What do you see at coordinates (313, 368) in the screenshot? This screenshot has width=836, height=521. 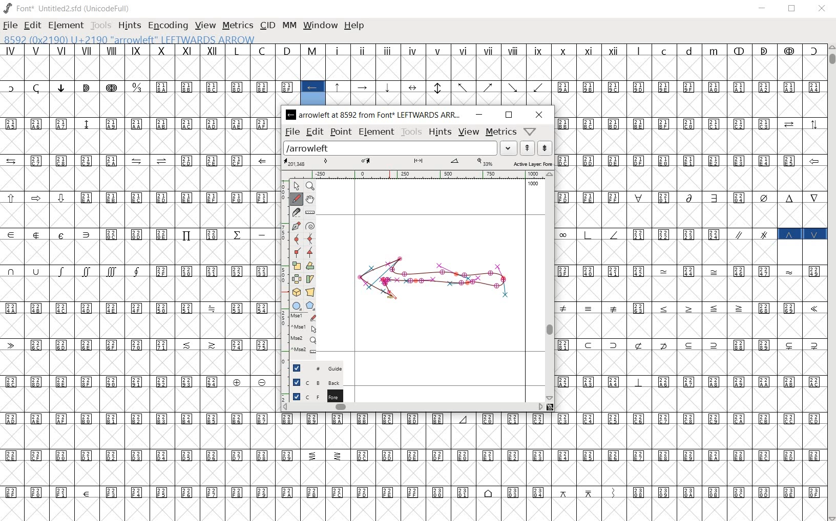 I see `Guide` at bounding box center [313, 368].